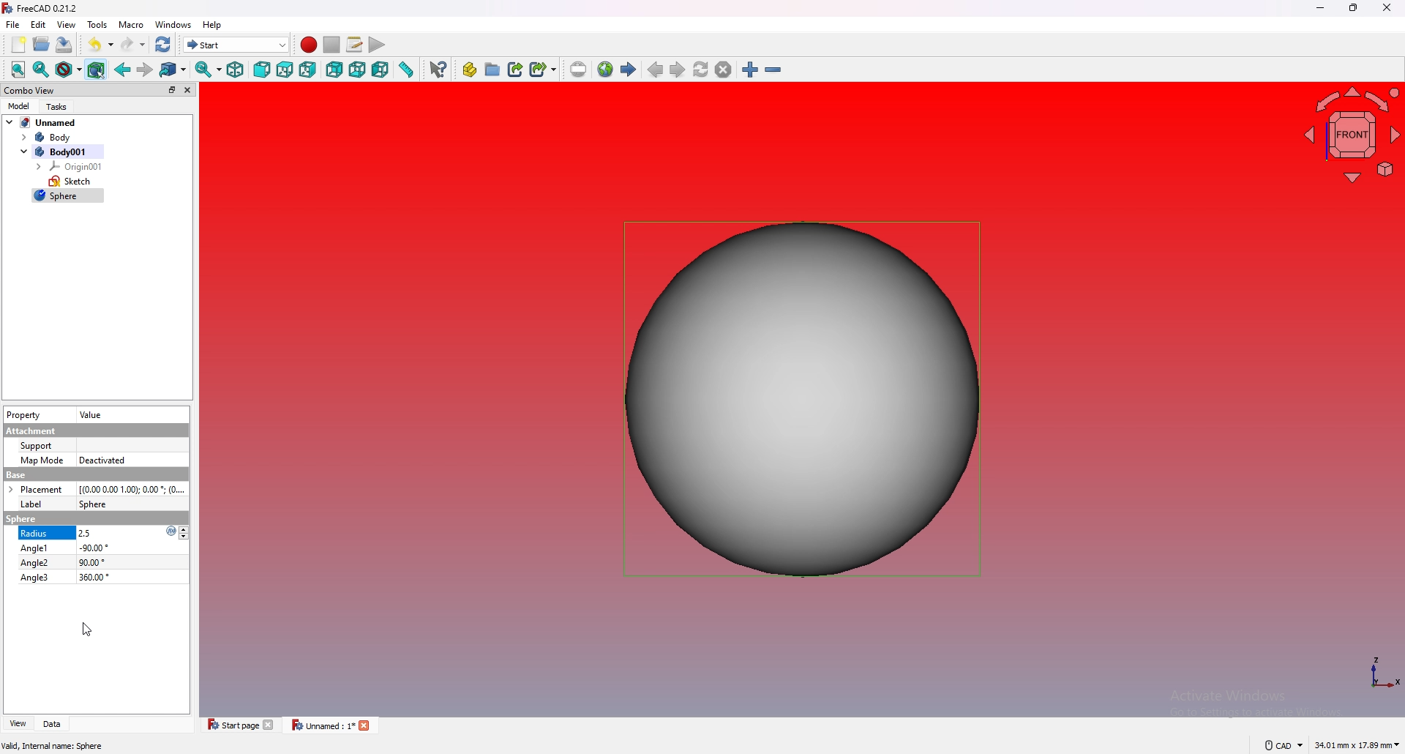 The height and width of the screenshot is (754, 1405). I want to click on unnamed, so click(42, 122).